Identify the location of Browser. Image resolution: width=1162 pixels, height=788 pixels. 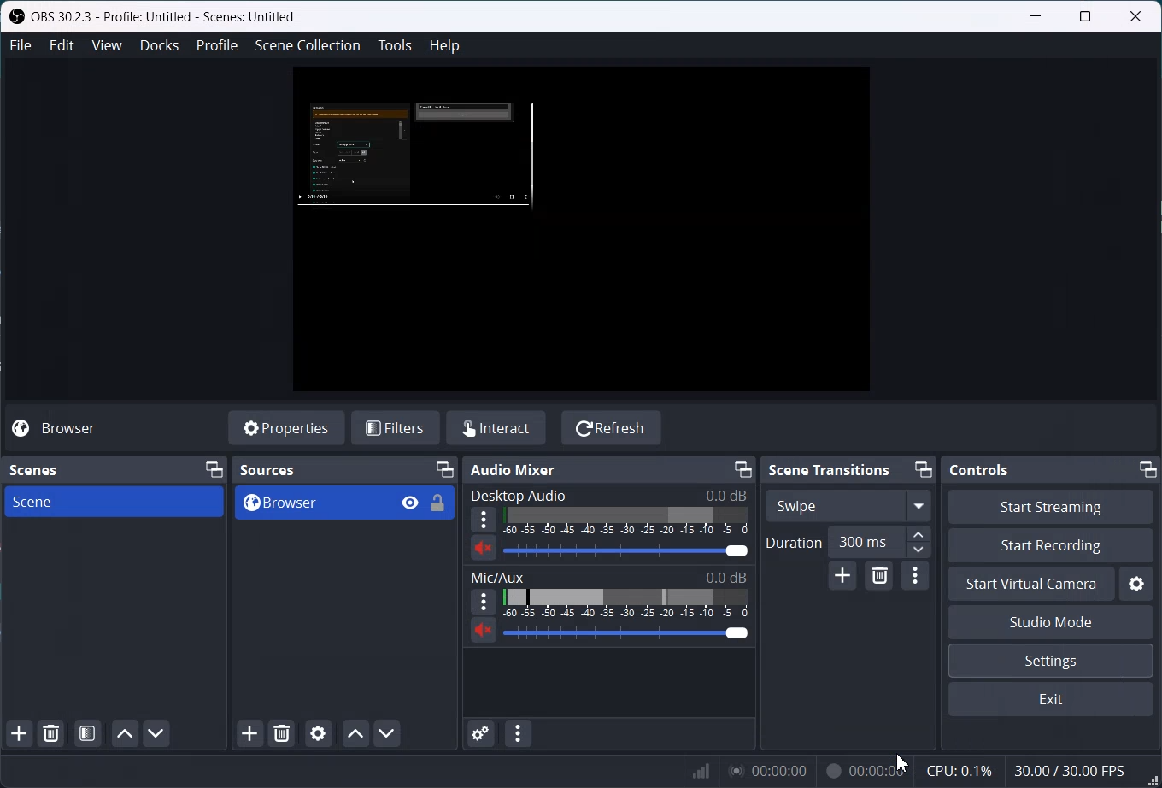
(61, 429).